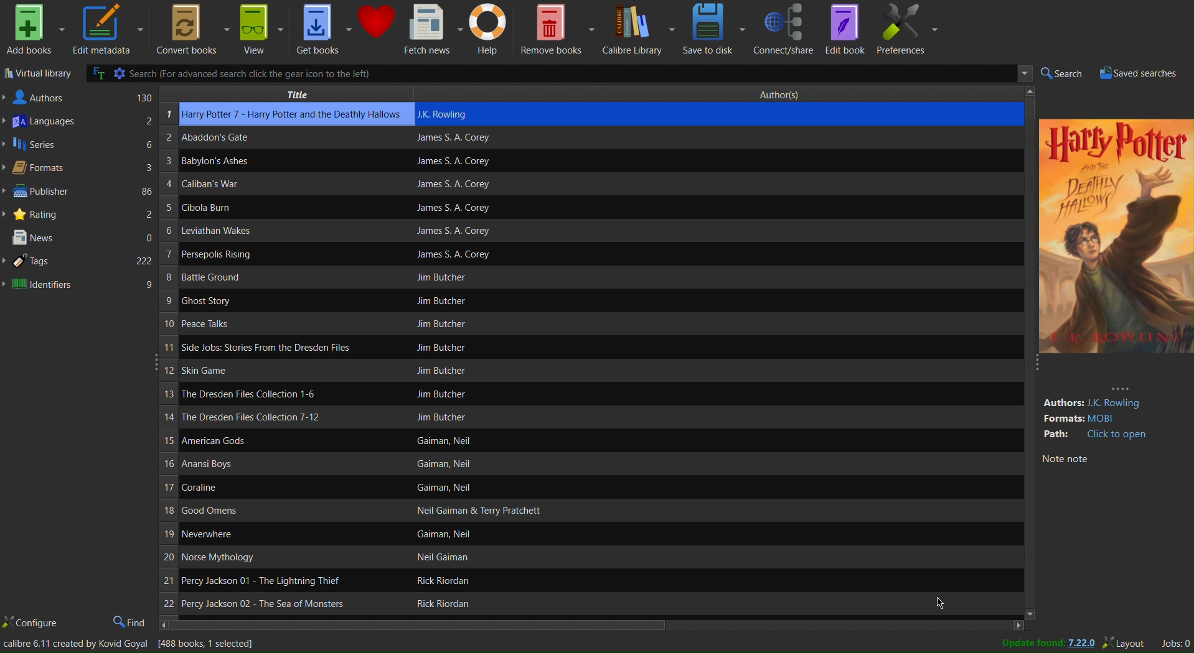  Describe the element at coordinates (107, 28) in the screenshot. I see `Edit metadata` at that location.